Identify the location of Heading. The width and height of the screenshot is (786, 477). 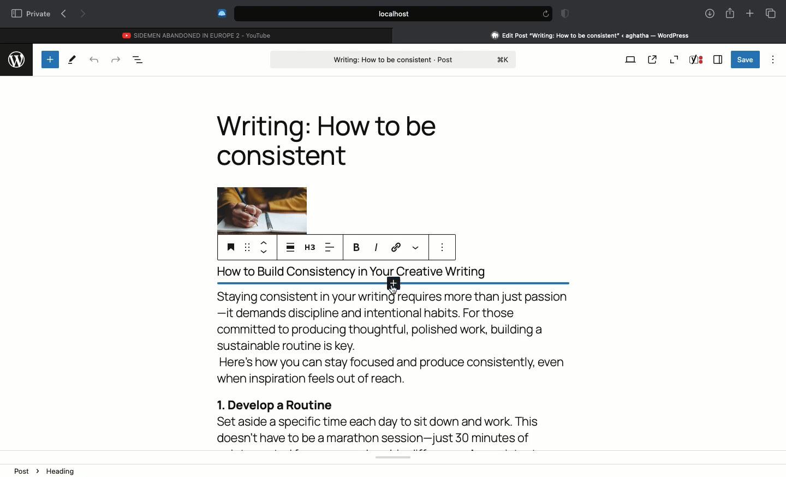
(326, 140).